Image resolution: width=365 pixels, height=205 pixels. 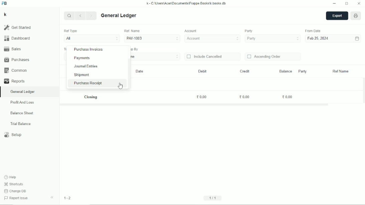 What do you see at coordinates (204, 56) in the screenshot?
I see `Include cancelled` at bounding box center [204, 56].